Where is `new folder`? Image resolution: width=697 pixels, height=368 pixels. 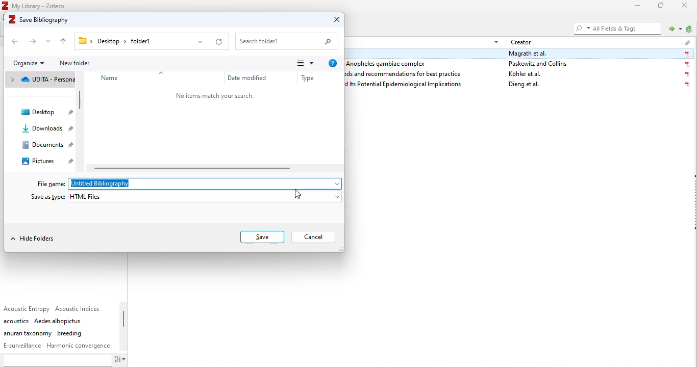 new folder is located at coordinates (76, 63).